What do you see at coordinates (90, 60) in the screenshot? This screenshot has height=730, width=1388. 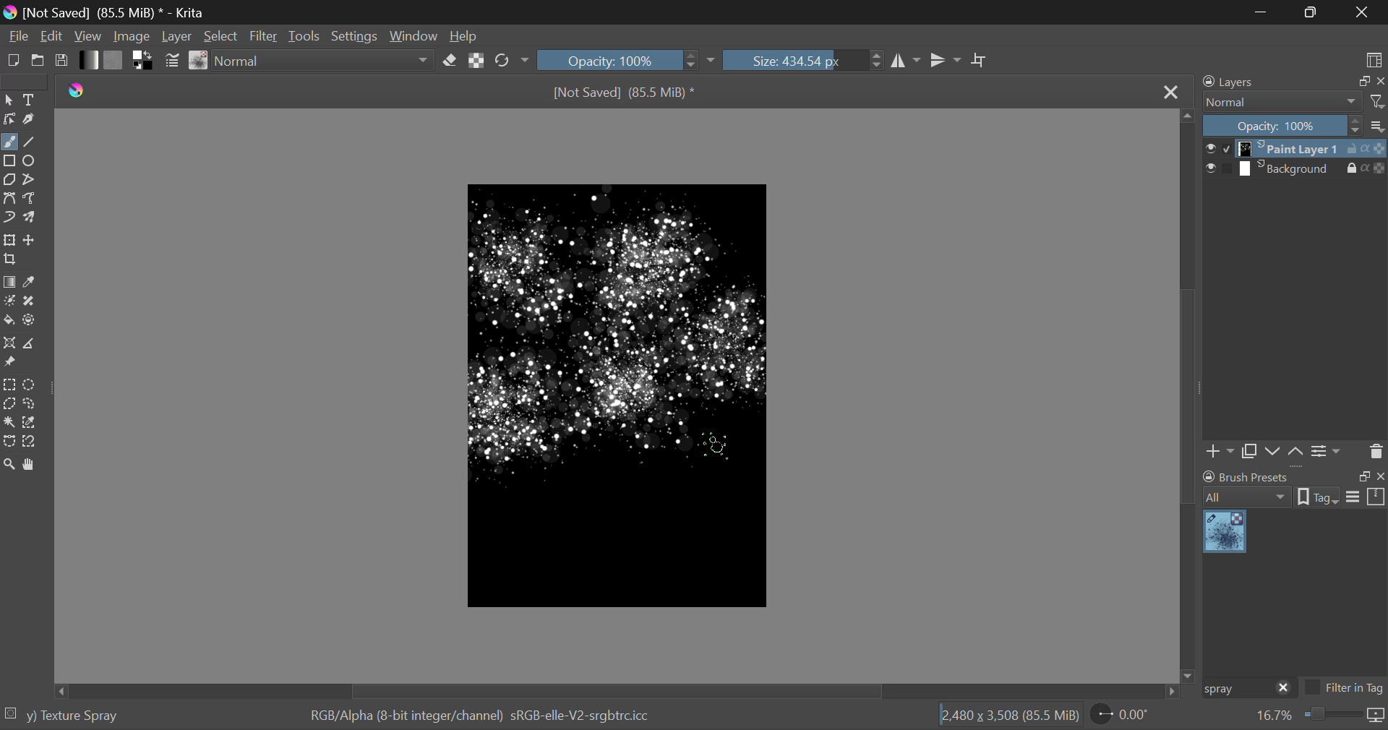 I see `Gradient` at bounding box center [90, 60].